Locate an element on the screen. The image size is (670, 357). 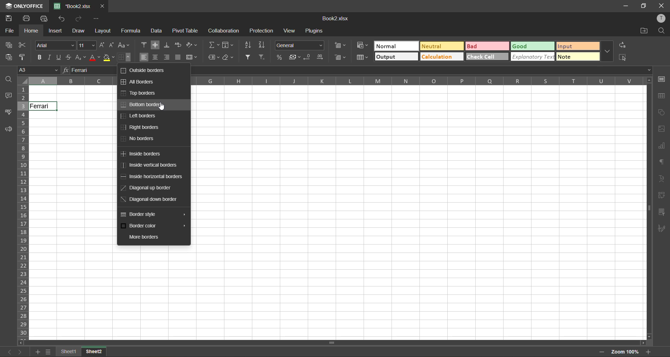
file name is located at coordinates (72, 6).